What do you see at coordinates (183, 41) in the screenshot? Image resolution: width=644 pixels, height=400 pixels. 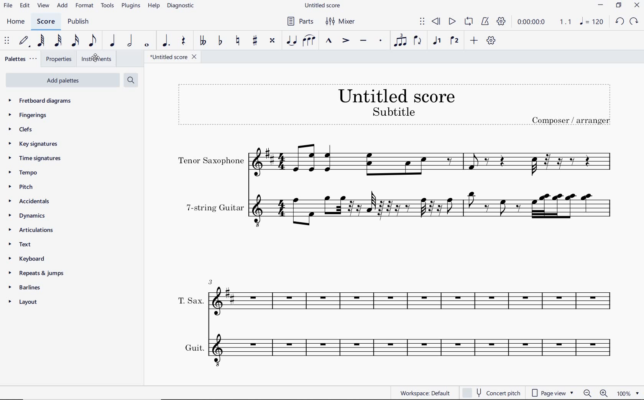 I see `REST` at bounding box center [183, 41].